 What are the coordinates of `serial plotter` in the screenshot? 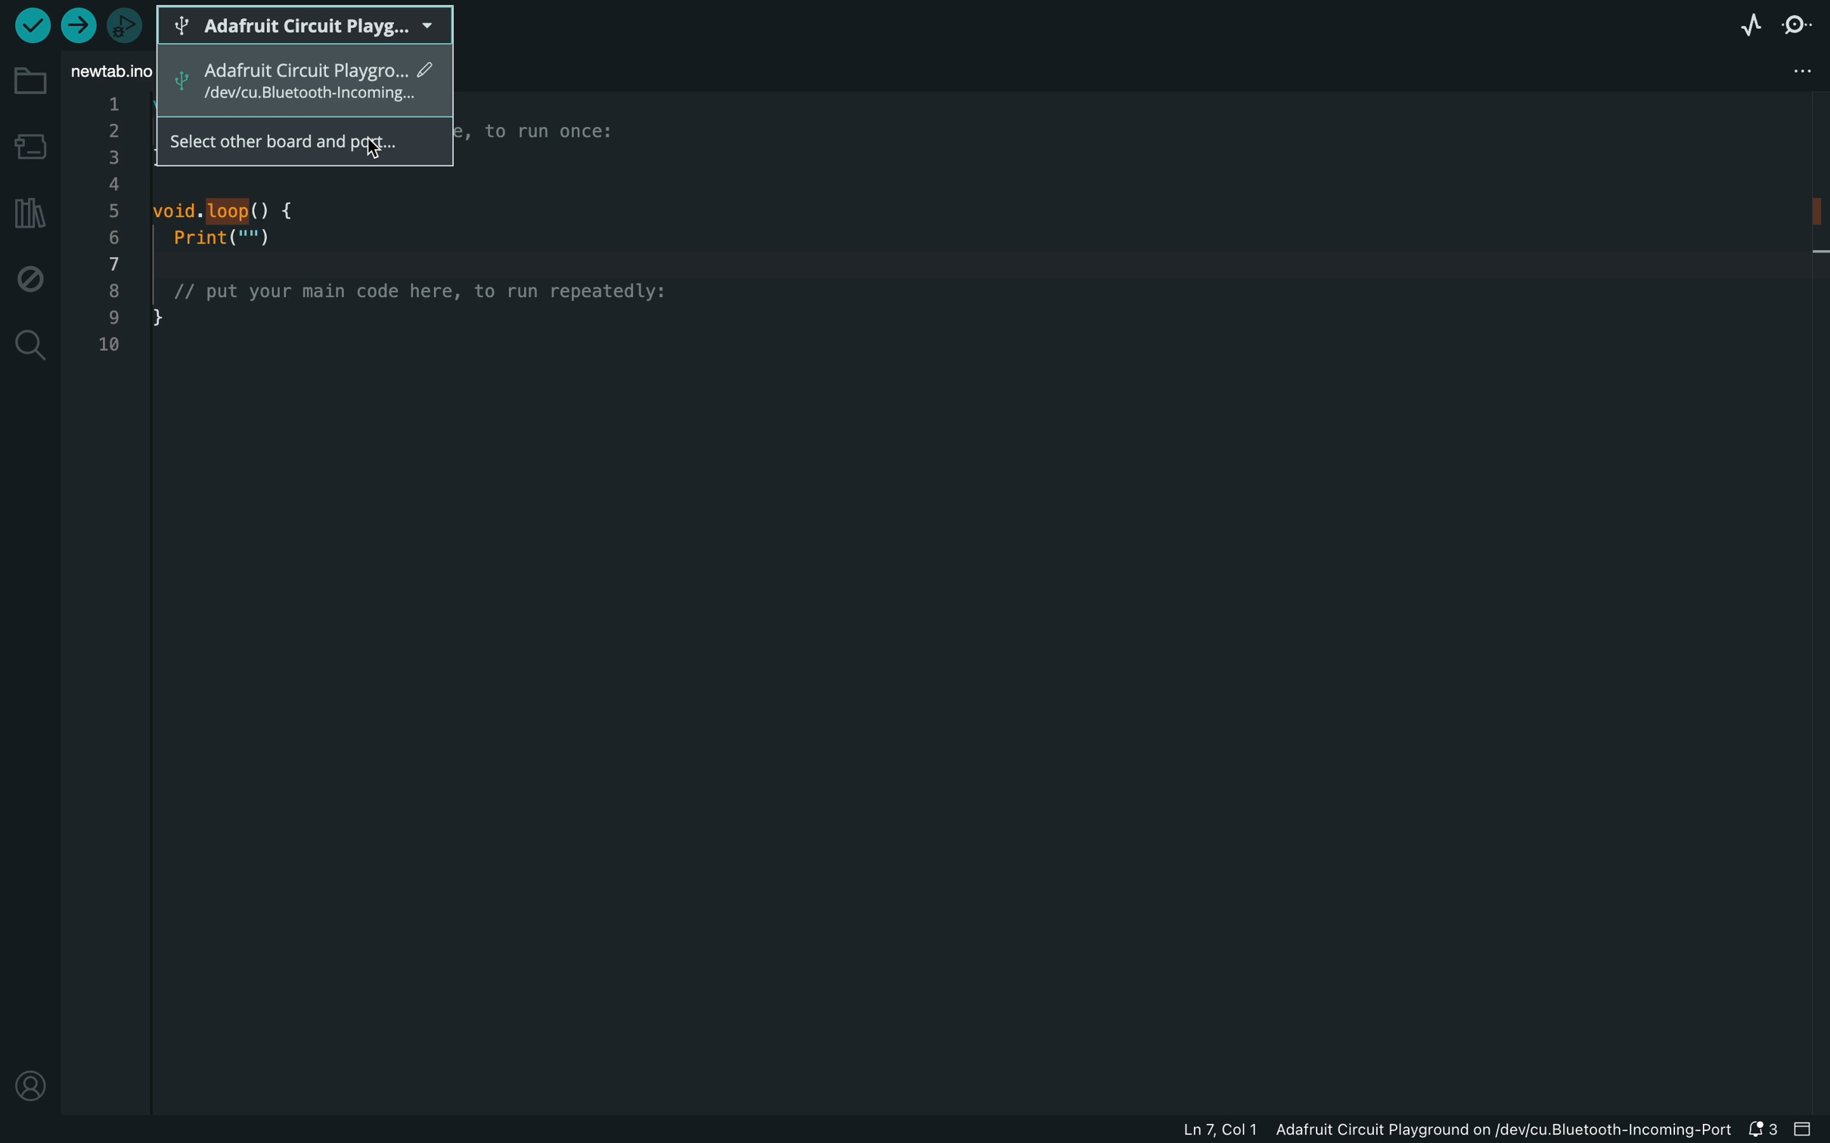 It's located at (1748, 25).